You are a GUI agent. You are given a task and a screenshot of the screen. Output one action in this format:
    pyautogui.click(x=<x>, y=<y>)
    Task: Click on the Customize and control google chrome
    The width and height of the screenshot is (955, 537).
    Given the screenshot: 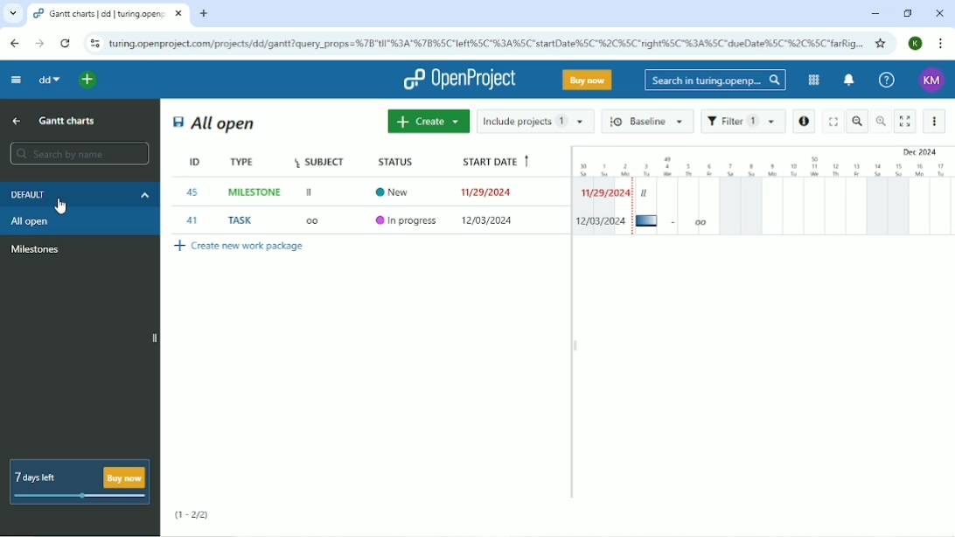 What is the action you would take?
    pyautogui.click(x=938, y=43)
    